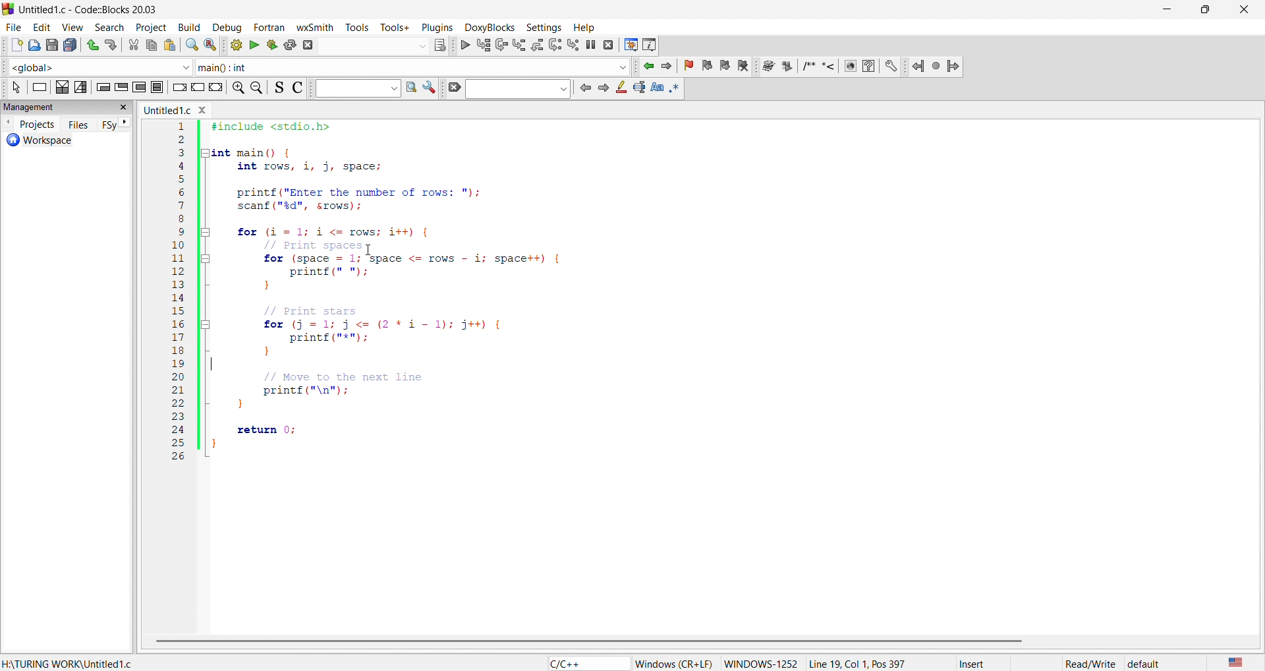 The width and height of the screenshot is (1265, 671). I want to click on stop debugging, so click(609, 45).